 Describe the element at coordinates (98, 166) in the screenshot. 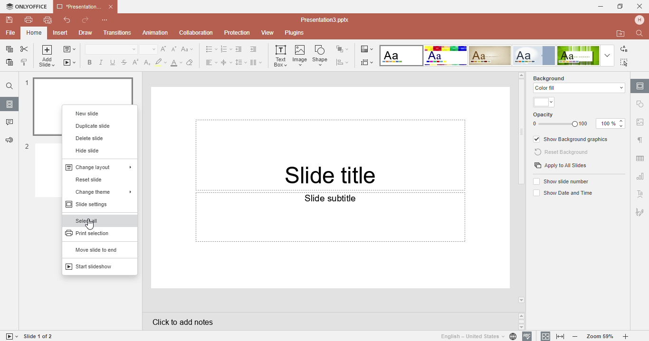

I see `Change layout` at that location.